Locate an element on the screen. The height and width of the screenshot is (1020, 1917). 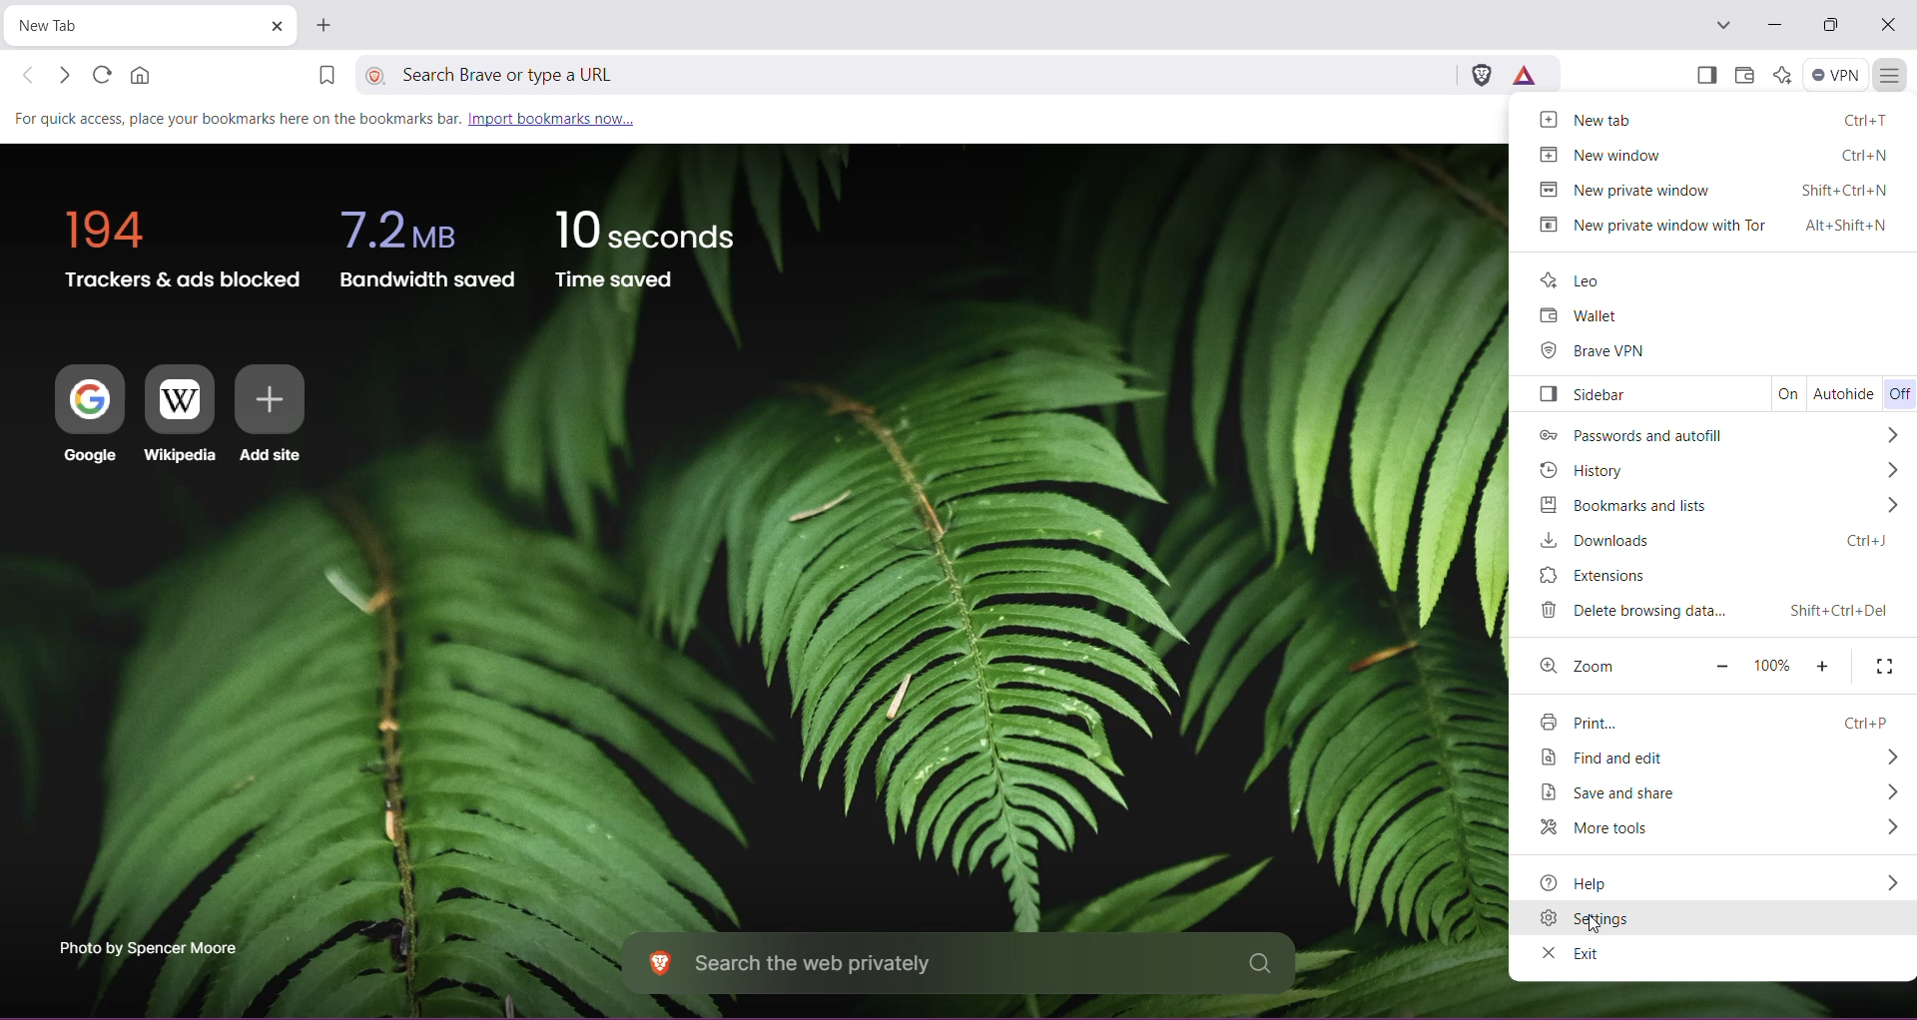
Leo AI is located at coordinates (1780, 74).